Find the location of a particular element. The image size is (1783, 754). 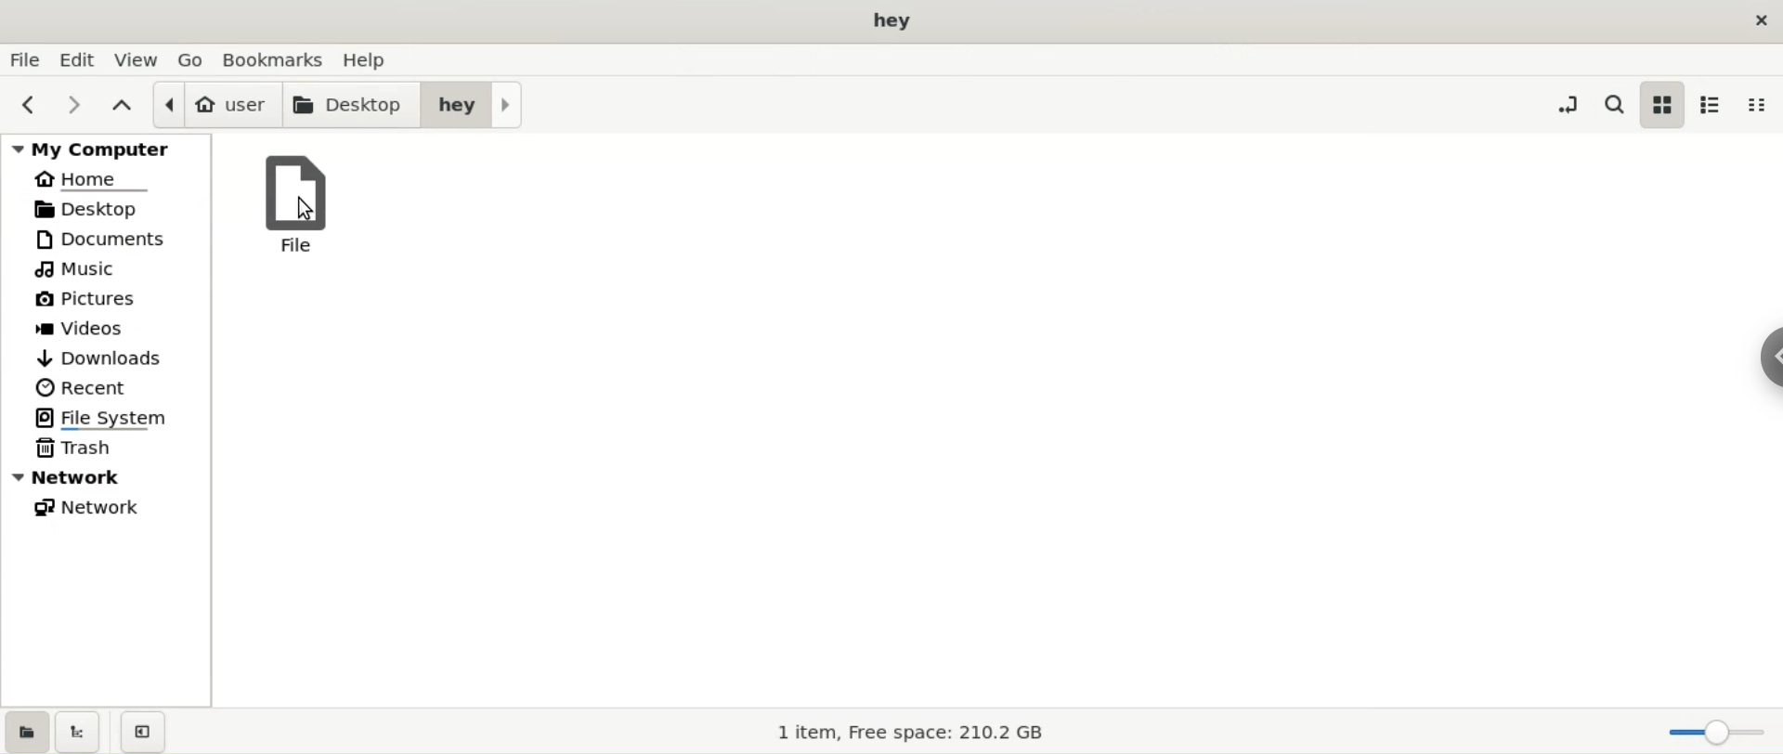

parent folders is located at coordinates (120, 103).